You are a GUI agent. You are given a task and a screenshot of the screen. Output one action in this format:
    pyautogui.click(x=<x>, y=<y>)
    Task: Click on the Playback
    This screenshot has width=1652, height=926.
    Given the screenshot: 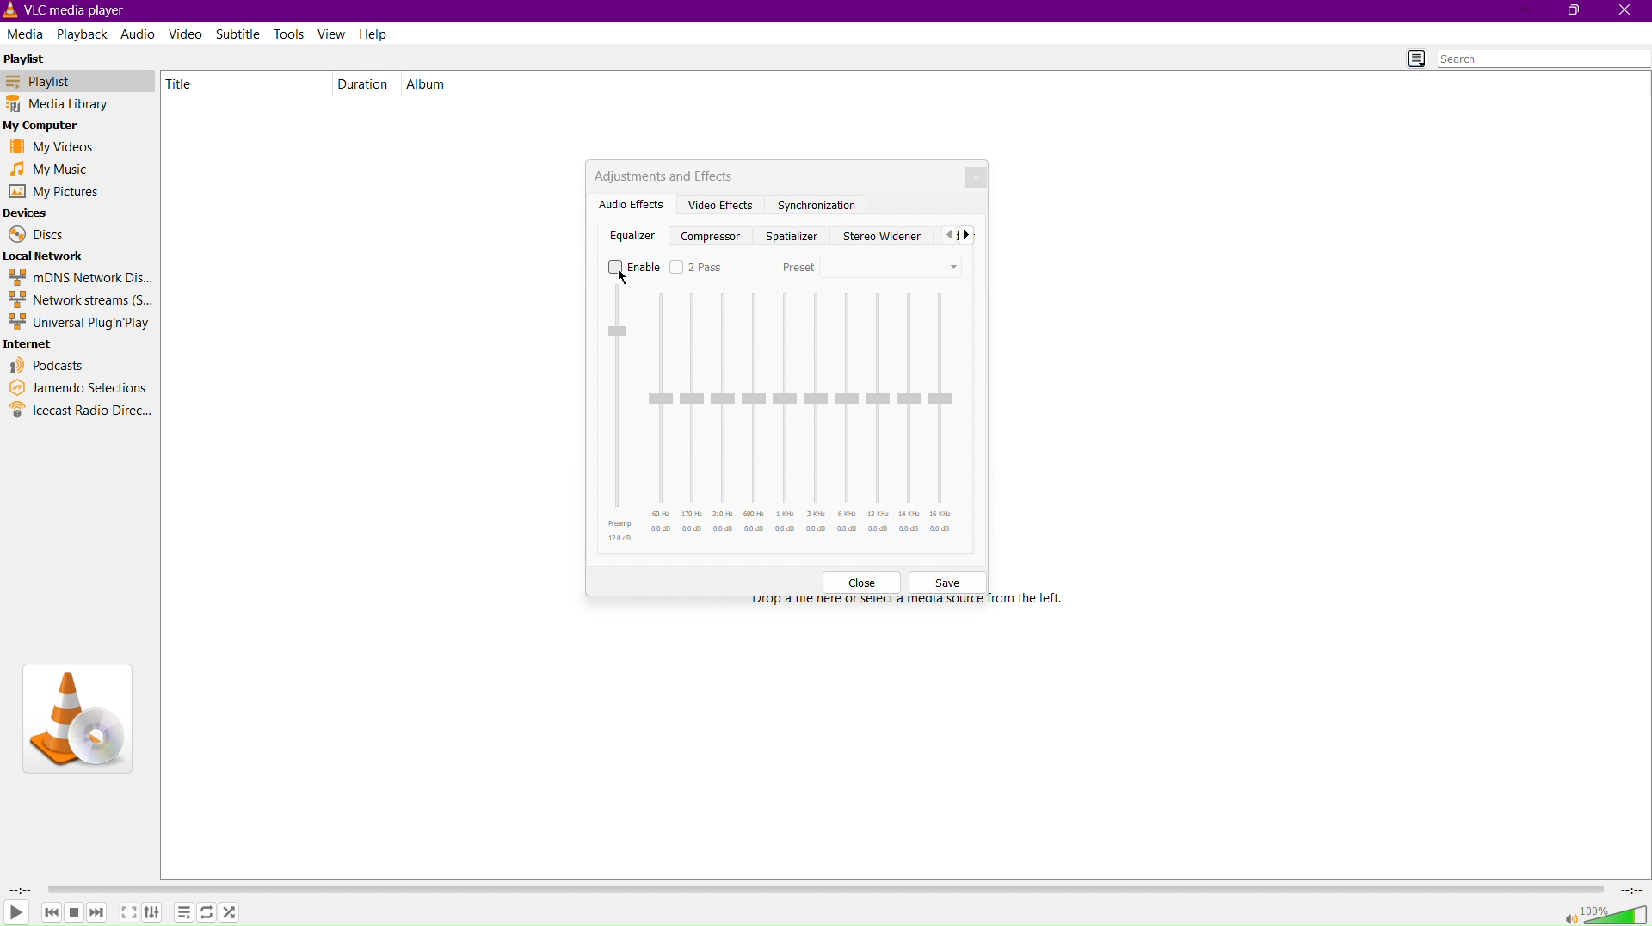 What is the action you would take?
    pyautogui.click(x=80, y=33)
    